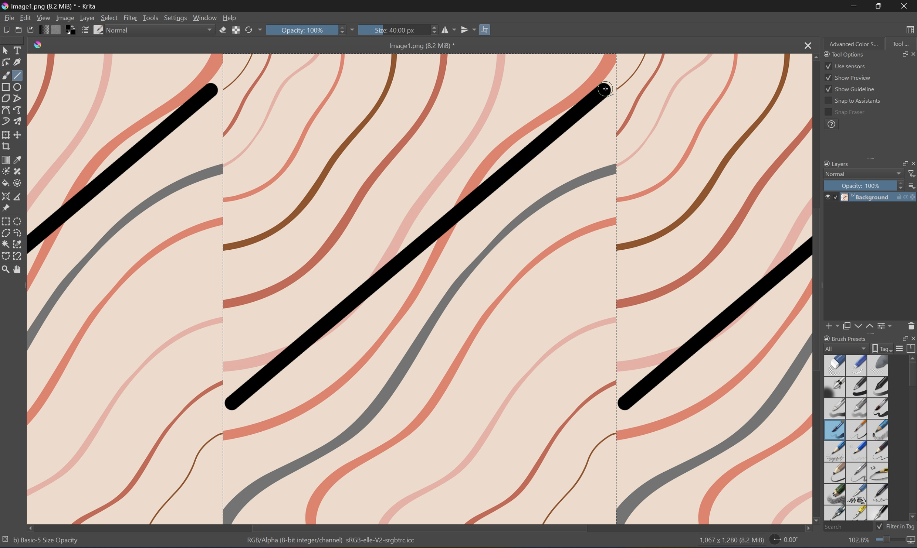 The image size is (917, 548). I want to click on Help, so click(231, 18).